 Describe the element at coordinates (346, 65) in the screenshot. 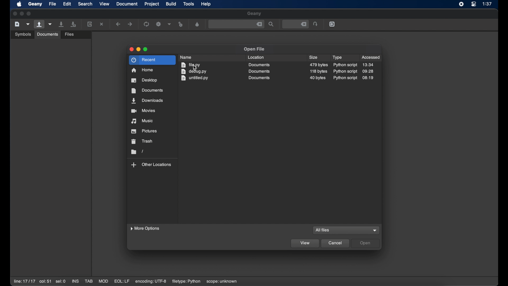

I see `python script` at that location.